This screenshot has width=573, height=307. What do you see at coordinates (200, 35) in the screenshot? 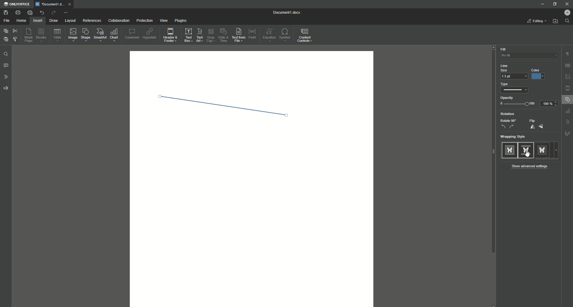
I see `Text Art` at bounding box center [200, 35].